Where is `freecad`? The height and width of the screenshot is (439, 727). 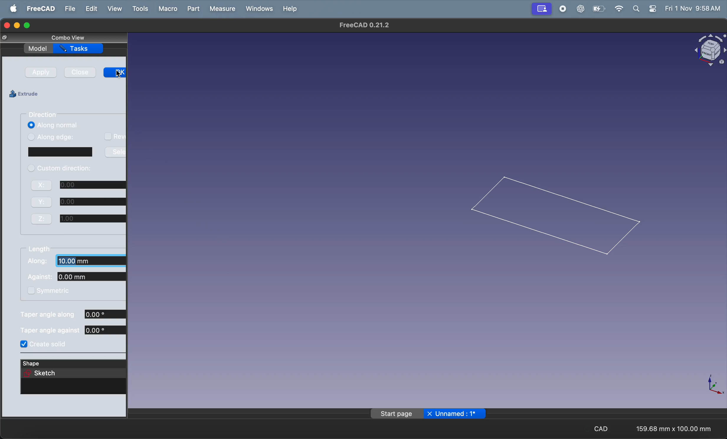 freecad is located at coordinates (39, 8).